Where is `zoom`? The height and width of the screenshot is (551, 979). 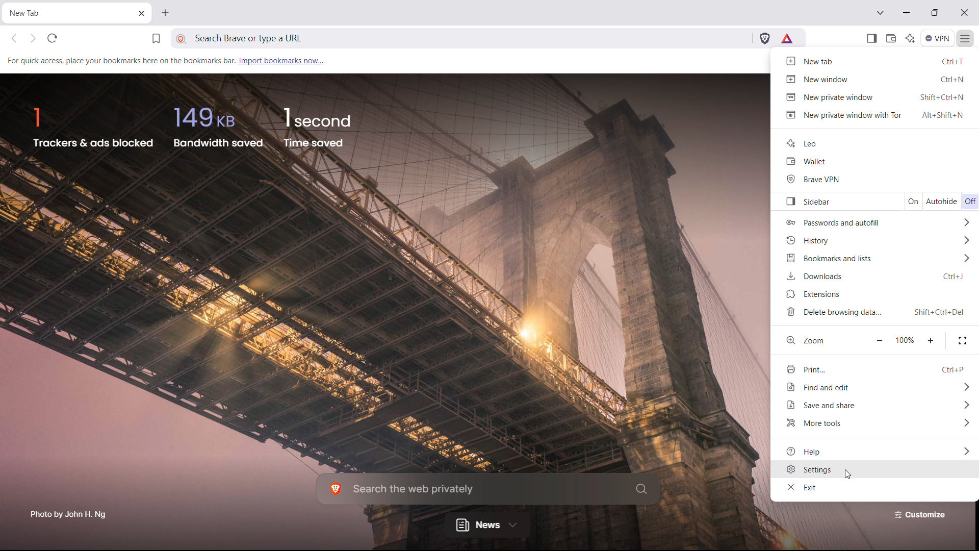 zoom is located at coordinates (820, 339).